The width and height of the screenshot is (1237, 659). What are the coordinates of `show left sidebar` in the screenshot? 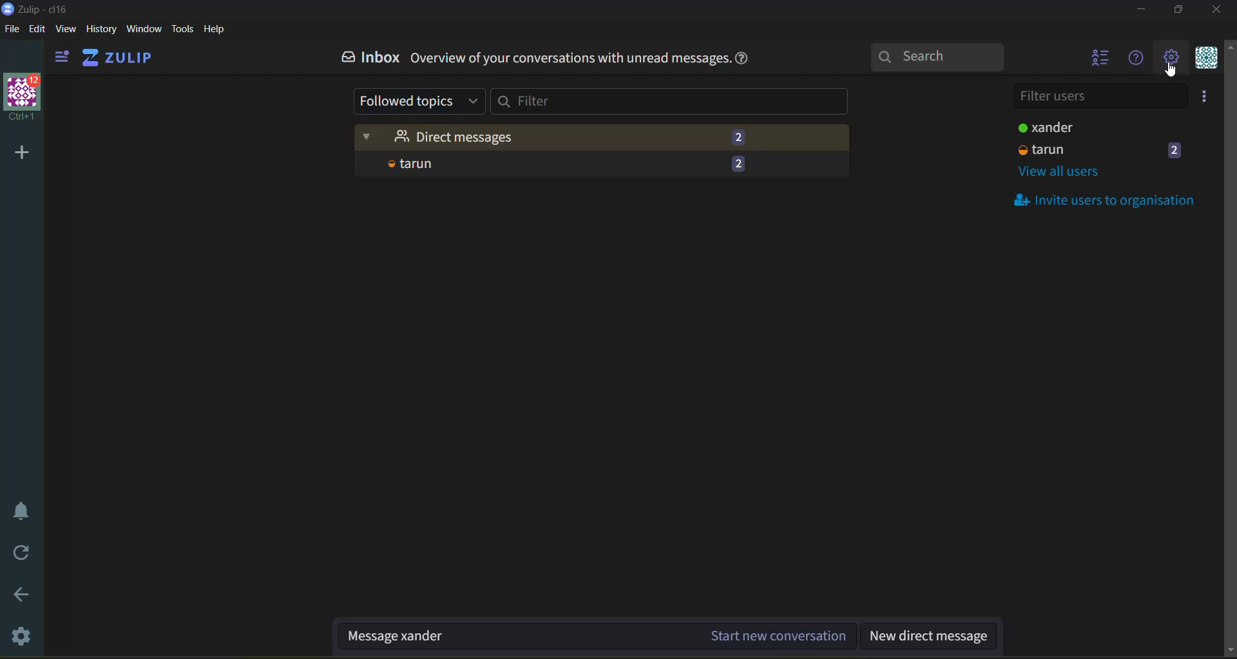 It's located at (59, 57).